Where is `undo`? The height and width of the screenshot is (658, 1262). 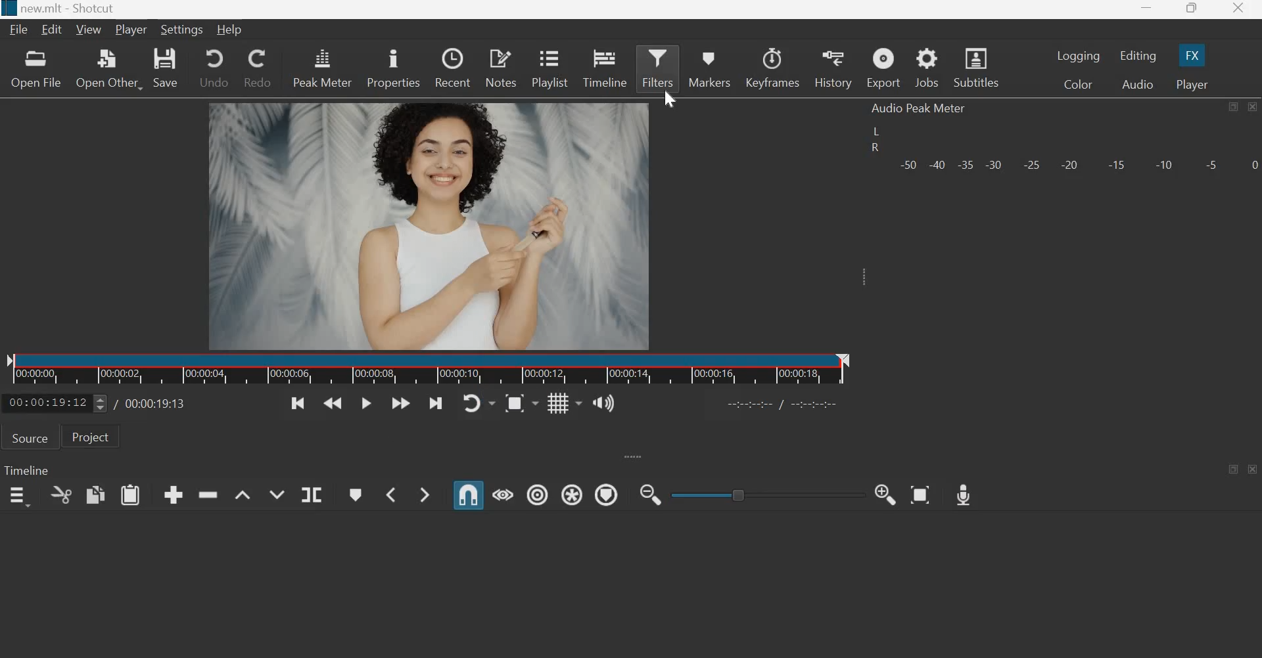 undo is located at coordinates (214, 66).